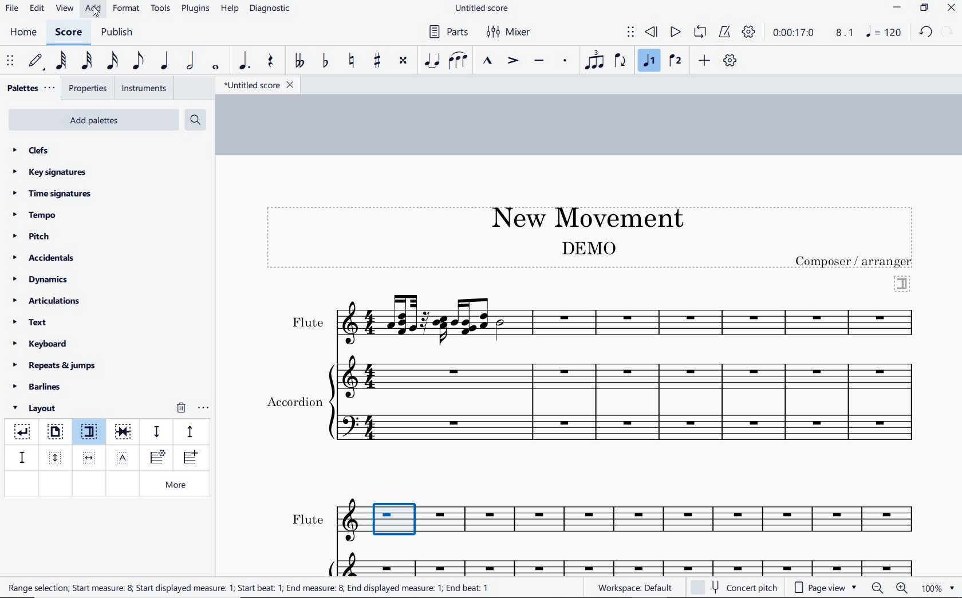 This screenshot has height=598, width=962. What do you see at coordinates (203, 406) in the screenshot?
I see `options` at bounding box center [203, 406].